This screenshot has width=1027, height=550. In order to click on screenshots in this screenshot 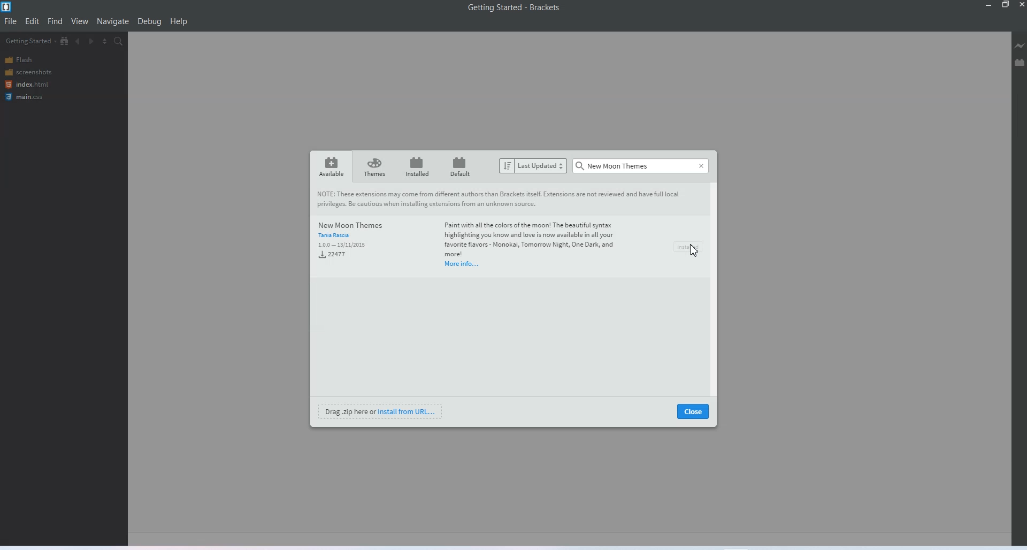, I will do `click(28, 72)`.